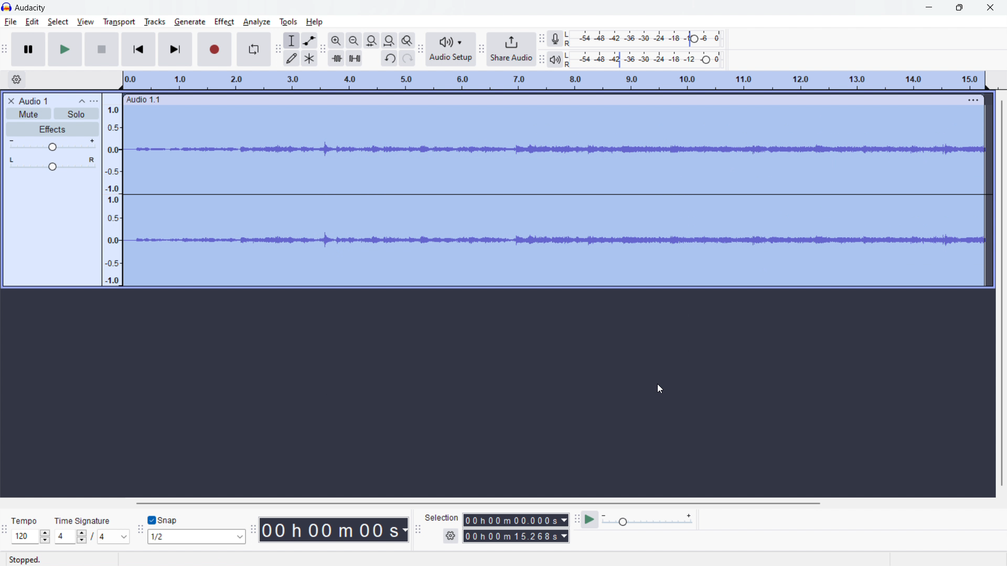 The image size is (1007, 566). What do you see at coordinates (33, 101) in the screenshot?
I see `project title` at bounding box center [33, 101].